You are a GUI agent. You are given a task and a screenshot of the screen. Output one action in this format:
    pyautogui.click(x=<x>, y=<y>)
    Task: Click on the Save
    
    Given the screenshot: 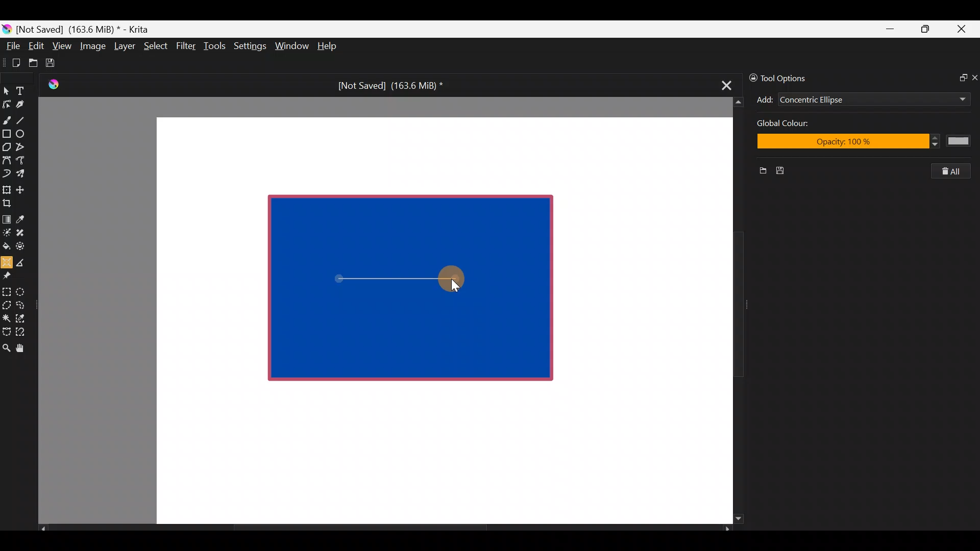 What is the action you would take?
    pyautogui.click(x=784, y=171)
    